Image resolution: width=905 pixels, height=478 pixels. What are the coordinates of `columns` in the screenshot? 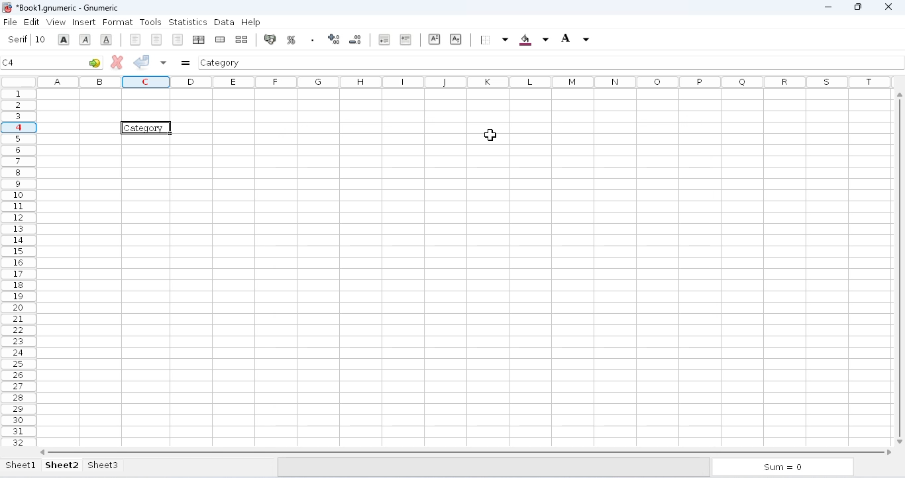 It's located at (467, 81).